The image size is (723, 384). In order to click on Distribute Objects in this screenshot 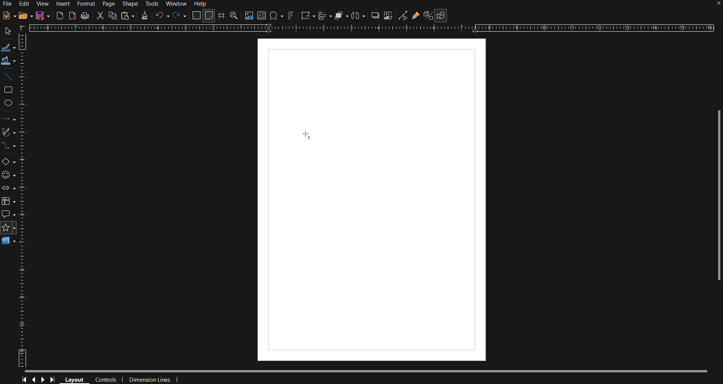, I will do `click(357, 17)`.